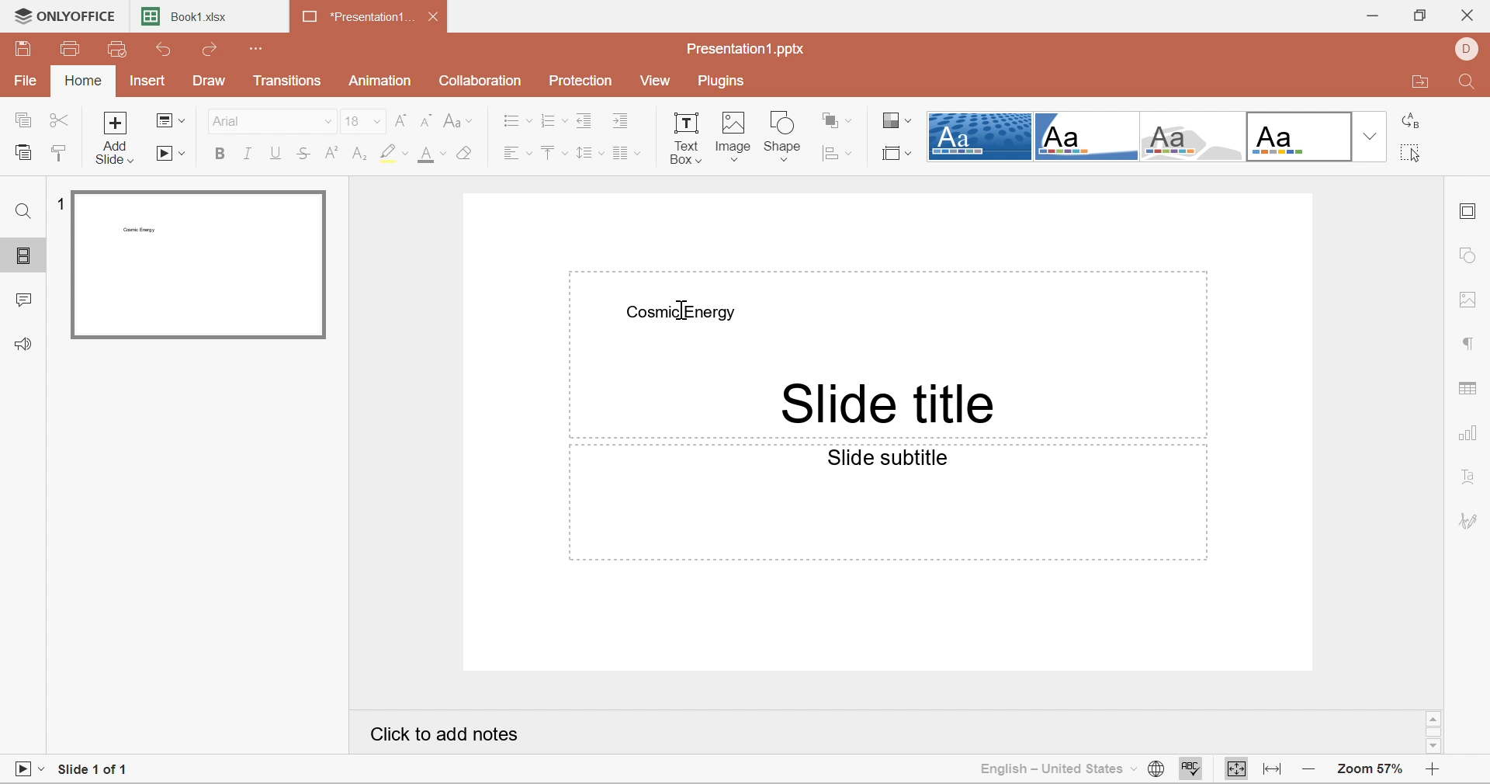 The height and width of the screenshot is (784, 1490). What do you see at coordinates (583, 120) in the screenshot?
I see `Decrease Indent` at bounding box center [583, 120].